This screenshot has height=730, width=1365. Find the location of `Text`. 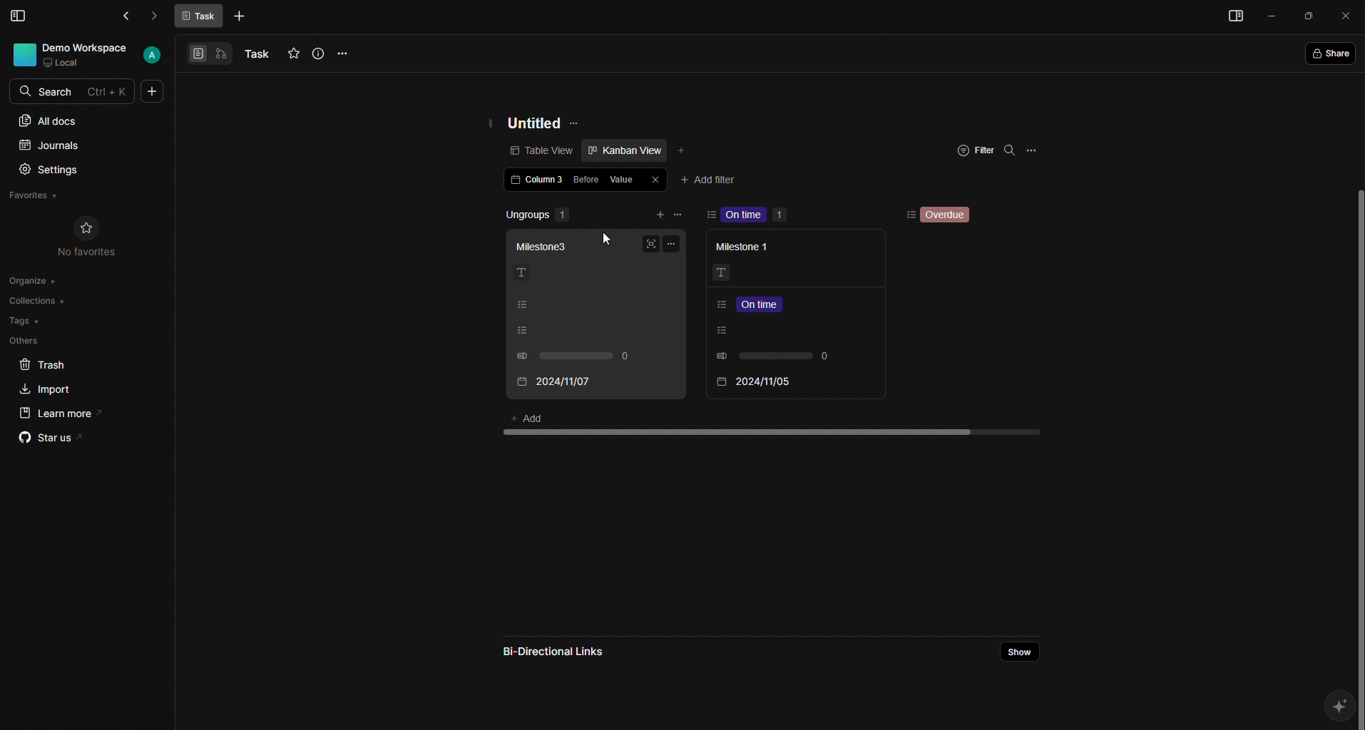

Text is located at coordinates (533, 273).